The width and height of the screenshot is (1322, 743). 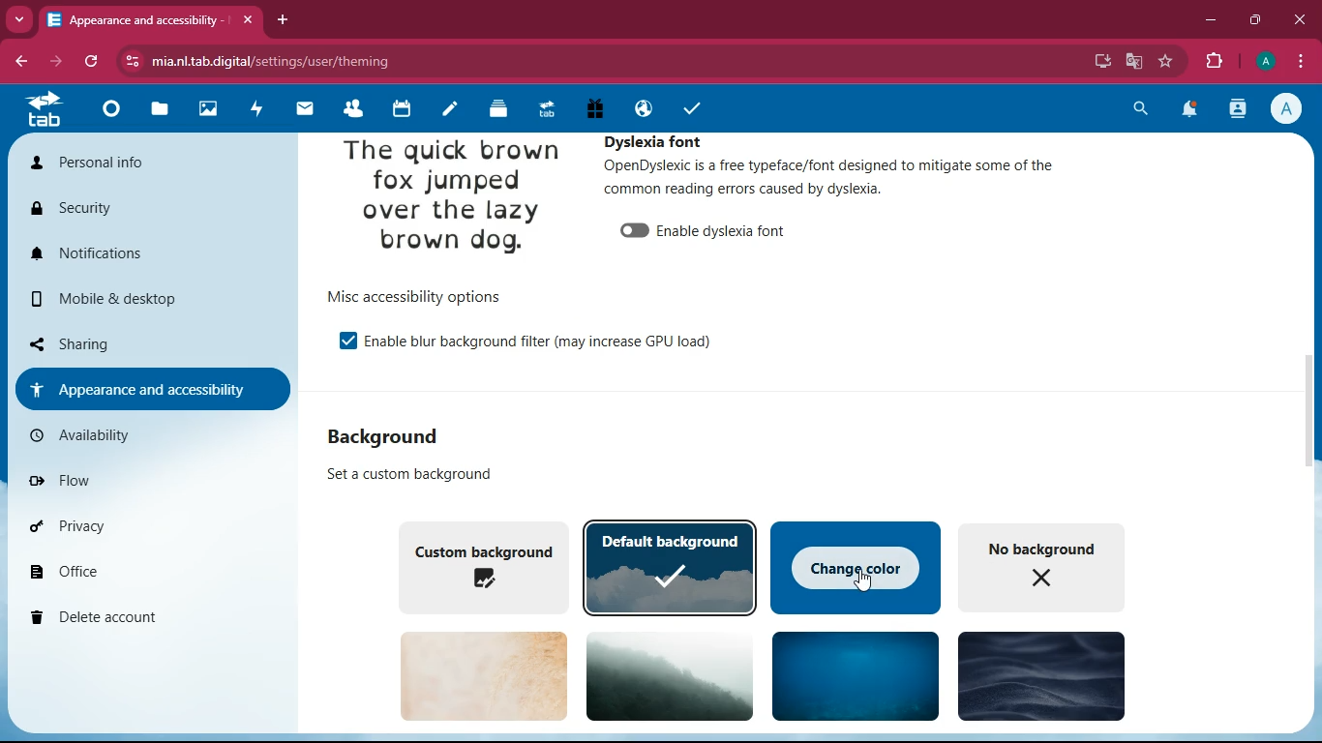 I want to click on back, so click(x=23, y=62).